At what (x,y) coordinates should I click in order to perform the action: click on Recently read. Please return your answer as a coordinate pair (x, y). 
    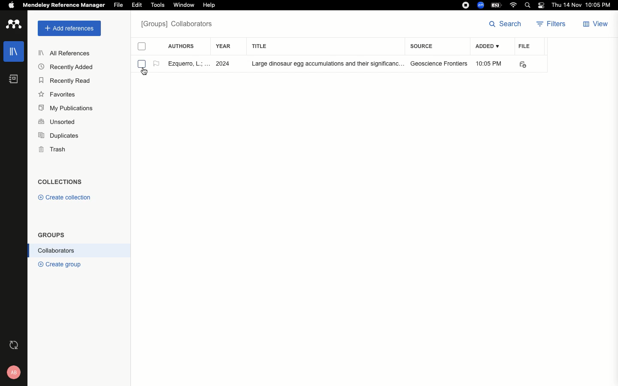
    Looking at the image, I should click on (65, 81).